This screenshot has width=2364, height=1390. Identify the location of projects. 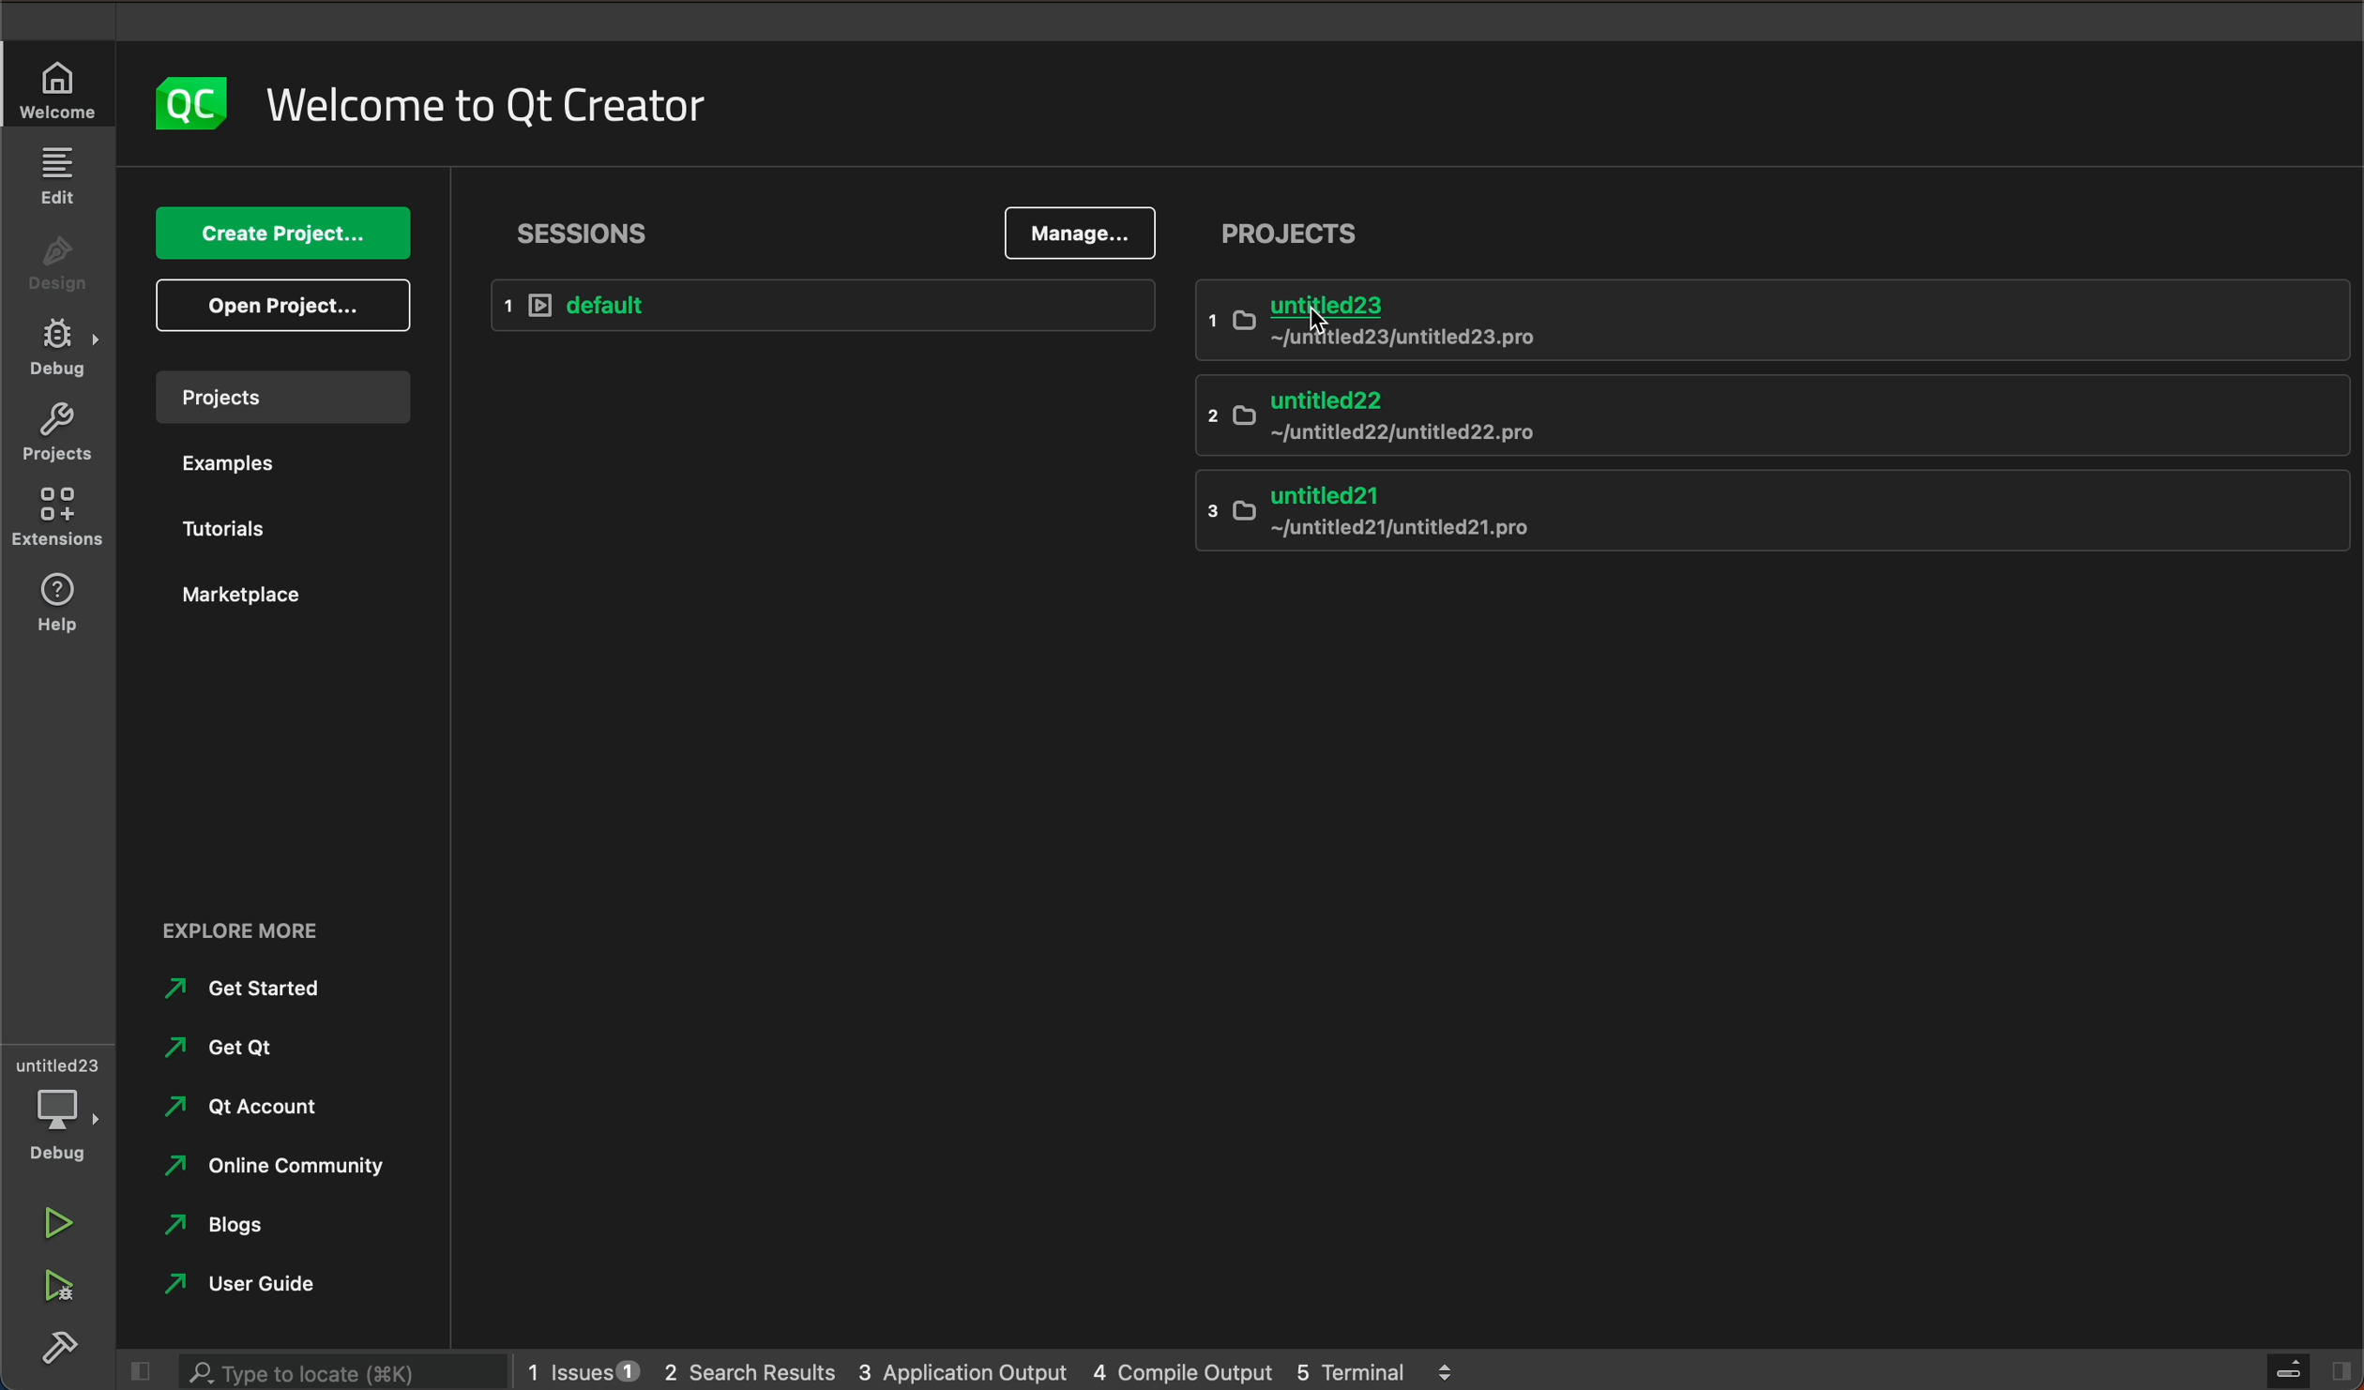
(290, 400).